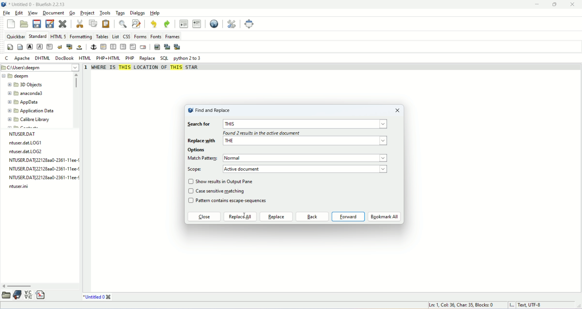 This screenshot has height=309, width=582. Describe the element at coordinates (178, 47) in the screenshot. I see `multi thumbnail` at that location.